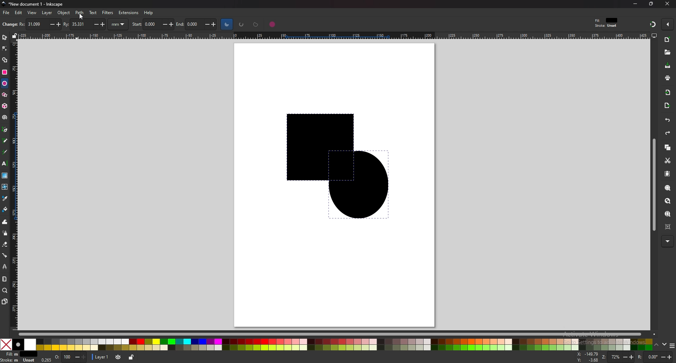 The height and width of the screenshot is (363, 676). I want to click on spiral, so click(5, 117).